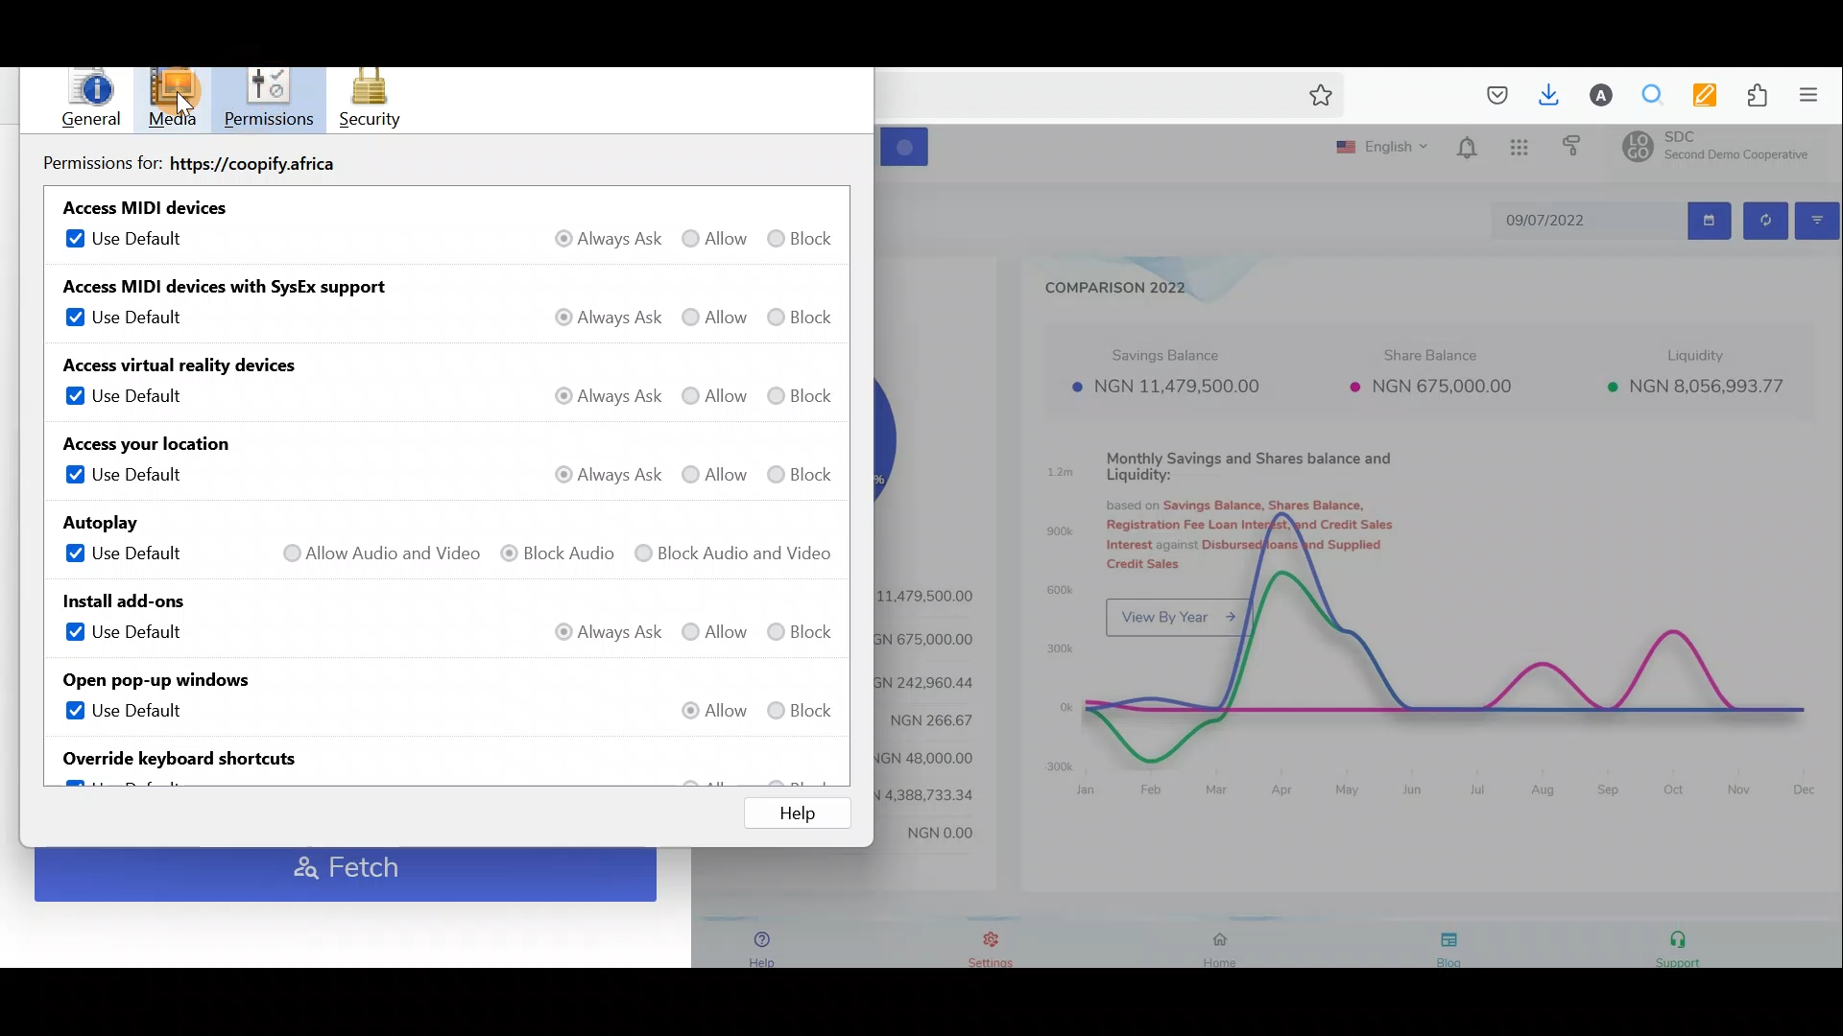  What do you see at coordinates (186, 760) in the screenshot?
I see `Override keyboard shortcuts` at bounding box center [186, 760].